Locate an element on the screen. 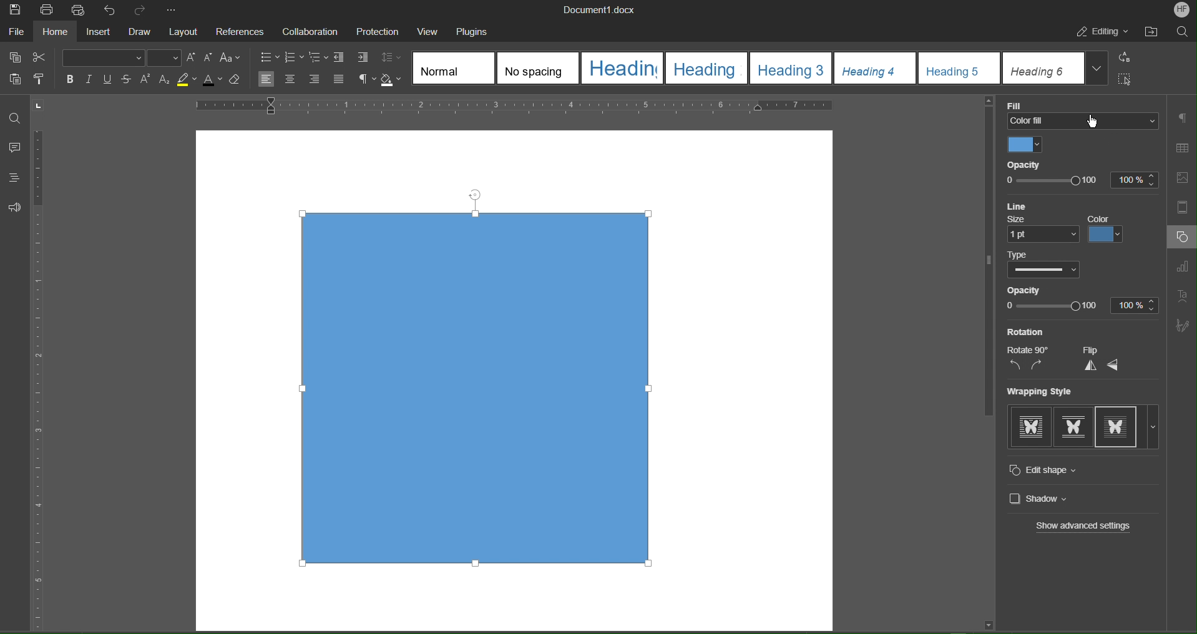 The width and height of the screenshot is (1197, 634). Picker is located at coordinates (1043, 270).